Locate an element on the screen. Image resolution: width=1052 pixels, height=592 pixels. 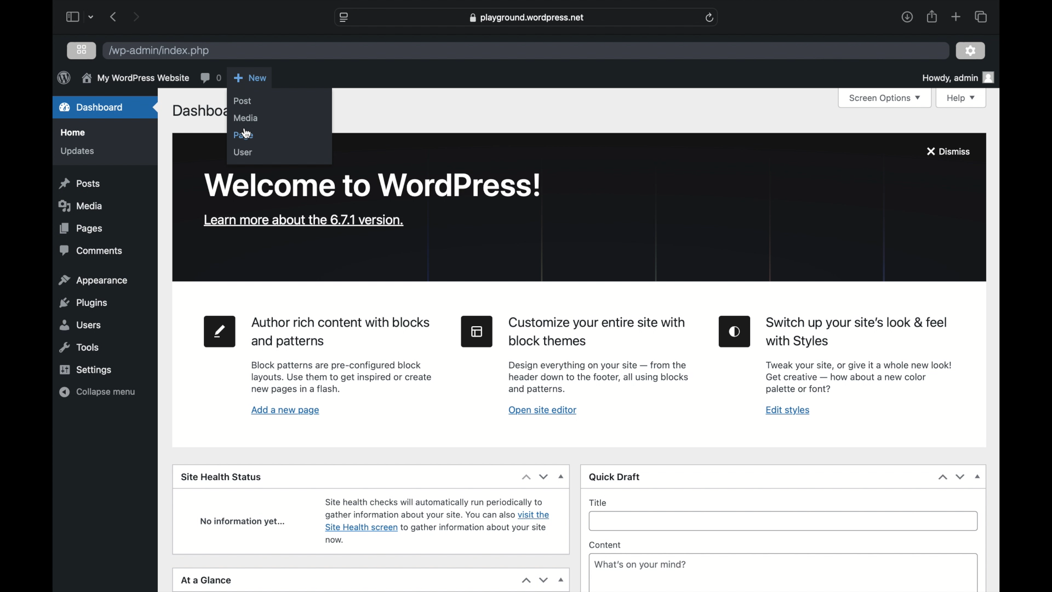
previous page is located at coordinates (114, 18).